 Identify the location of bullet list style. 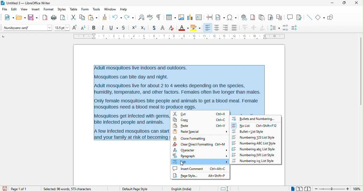
(255, 131).